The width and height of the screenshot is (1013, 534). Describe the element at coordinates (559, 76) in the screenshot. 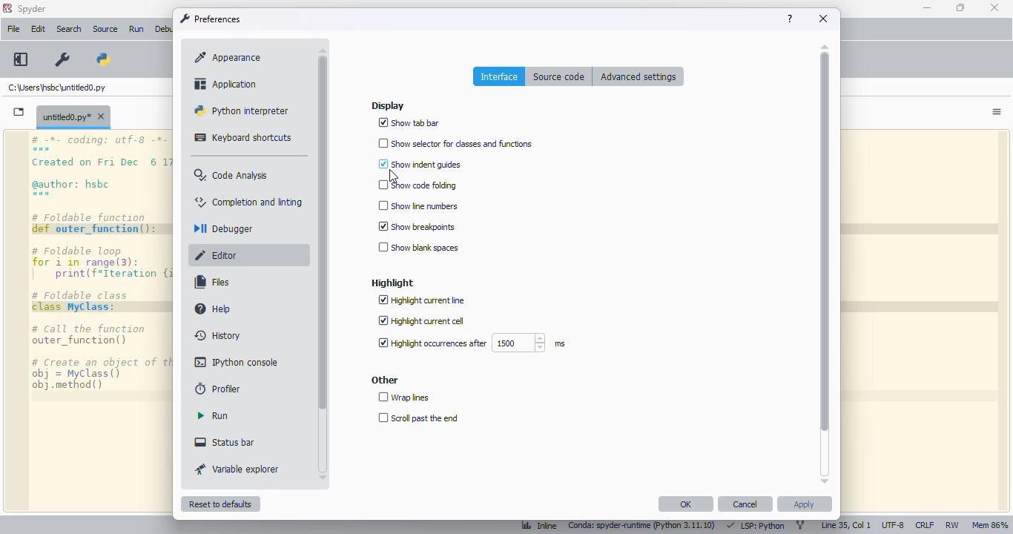

I see `source code` at that location.